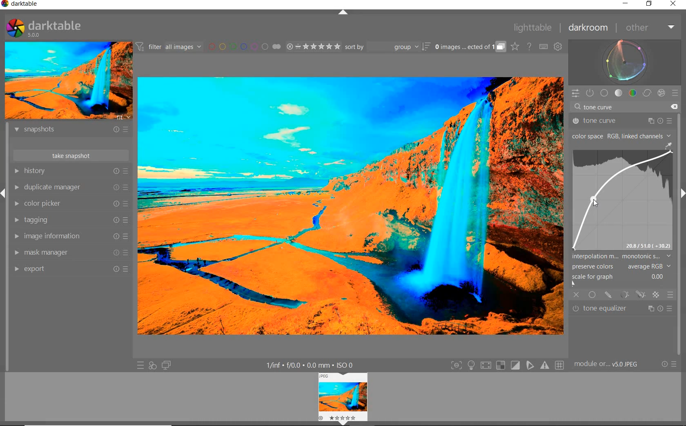  Describe the element at coordinates (344, 14) in the screenshot. I see `EXPAND/COLLAPSE` at that location.